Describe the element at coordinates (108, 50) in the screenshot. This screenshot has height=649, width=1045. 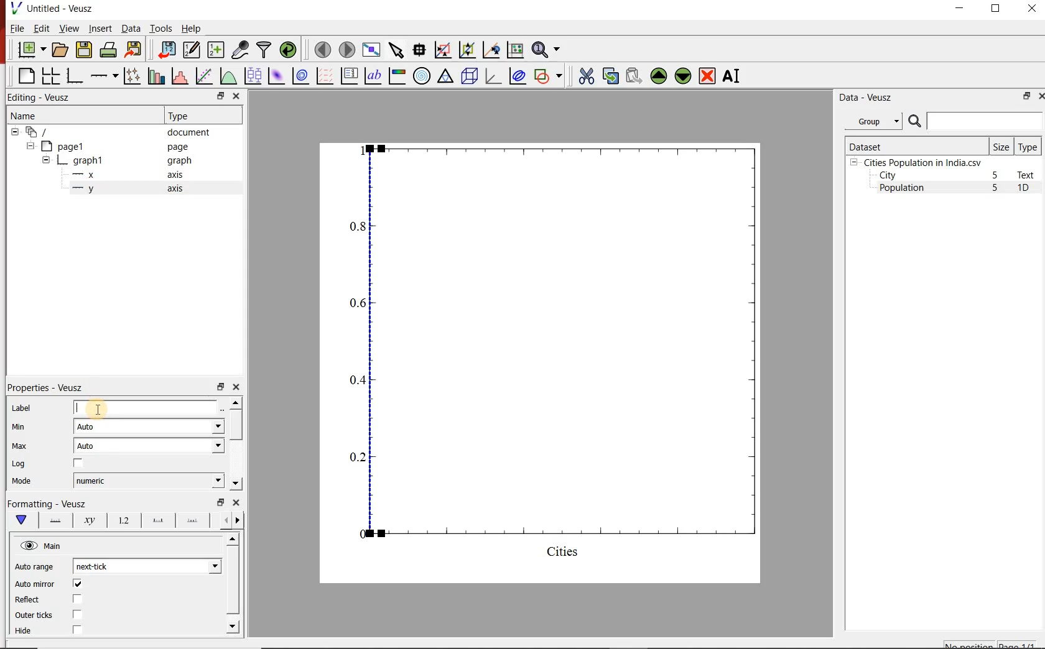
I see `print the document` at that location.